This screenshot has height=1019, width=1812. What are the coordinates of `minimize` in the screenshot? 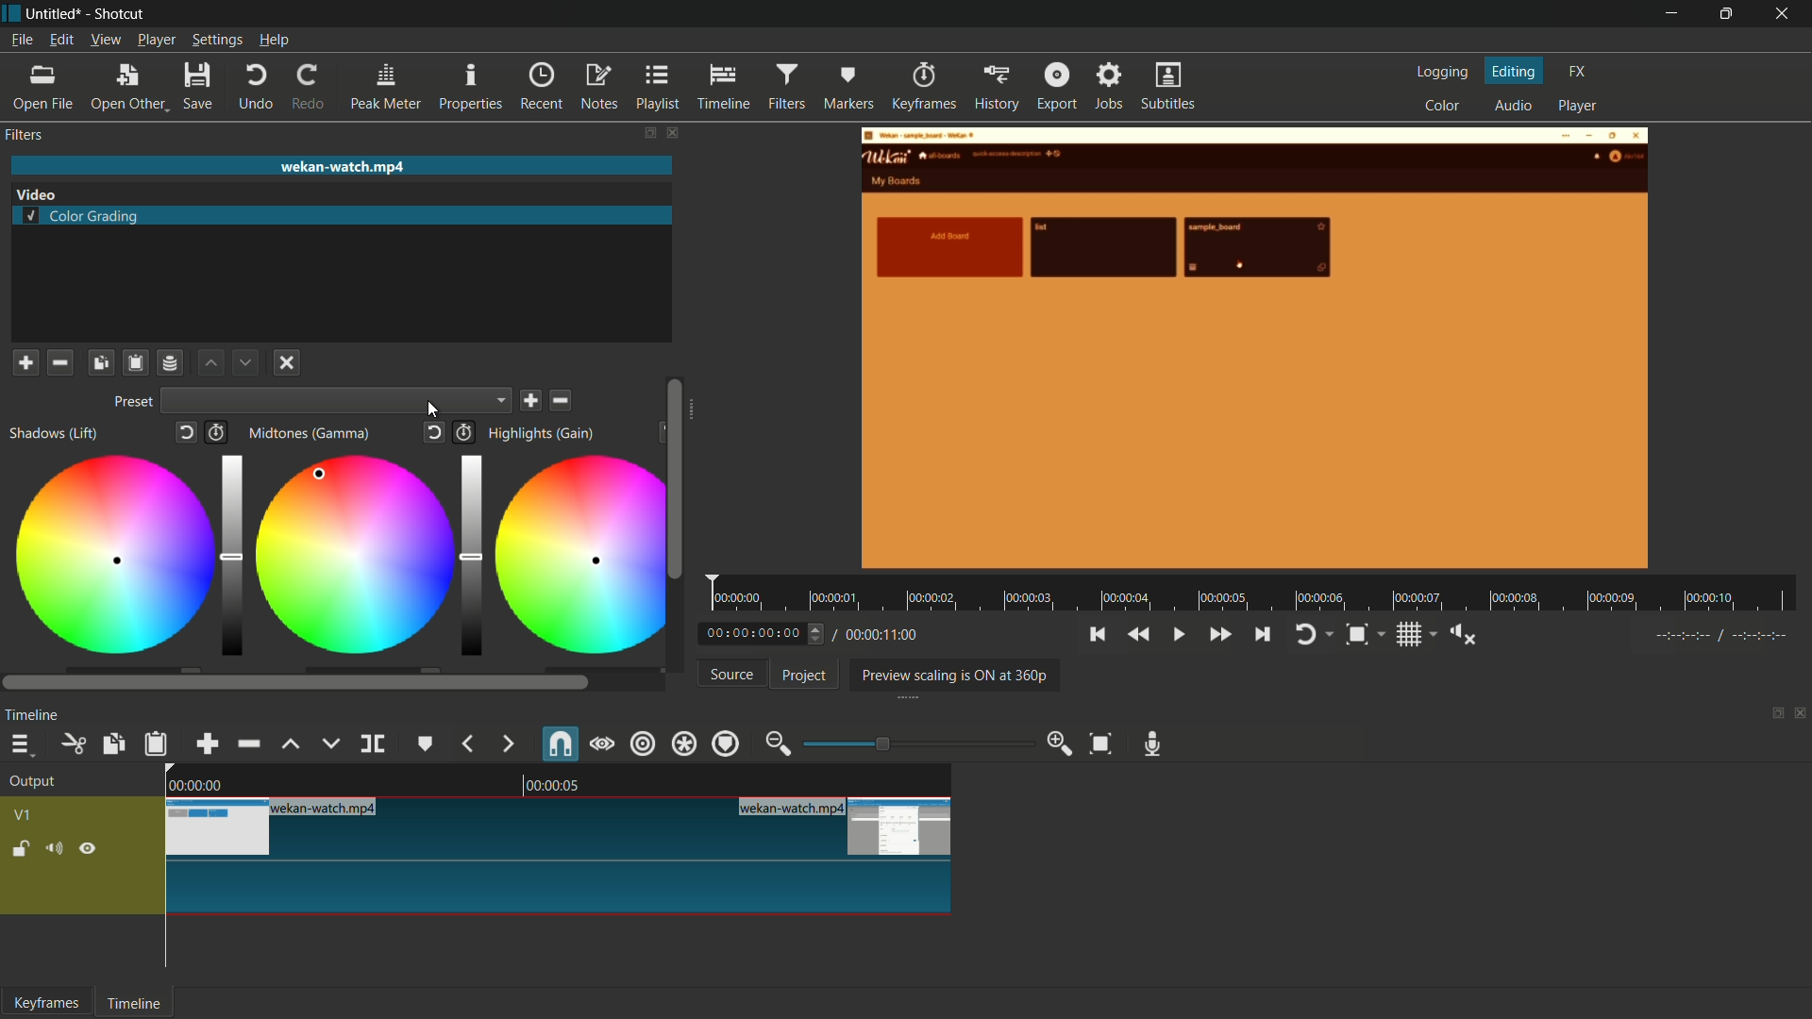 It's located at (1668, 14).